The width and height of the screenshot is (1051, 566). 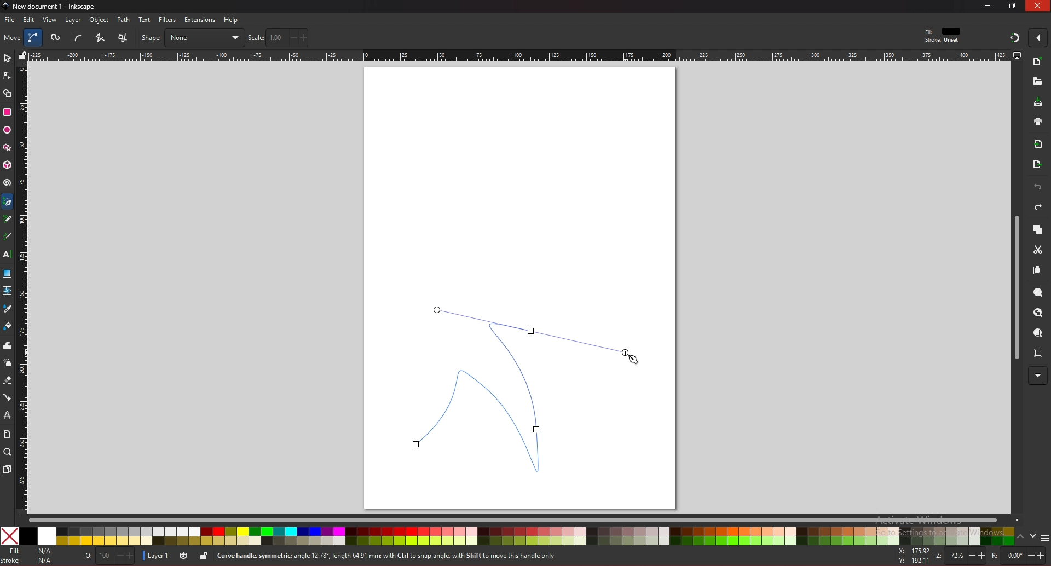 I want to click on file, so click(x=9, y=20).